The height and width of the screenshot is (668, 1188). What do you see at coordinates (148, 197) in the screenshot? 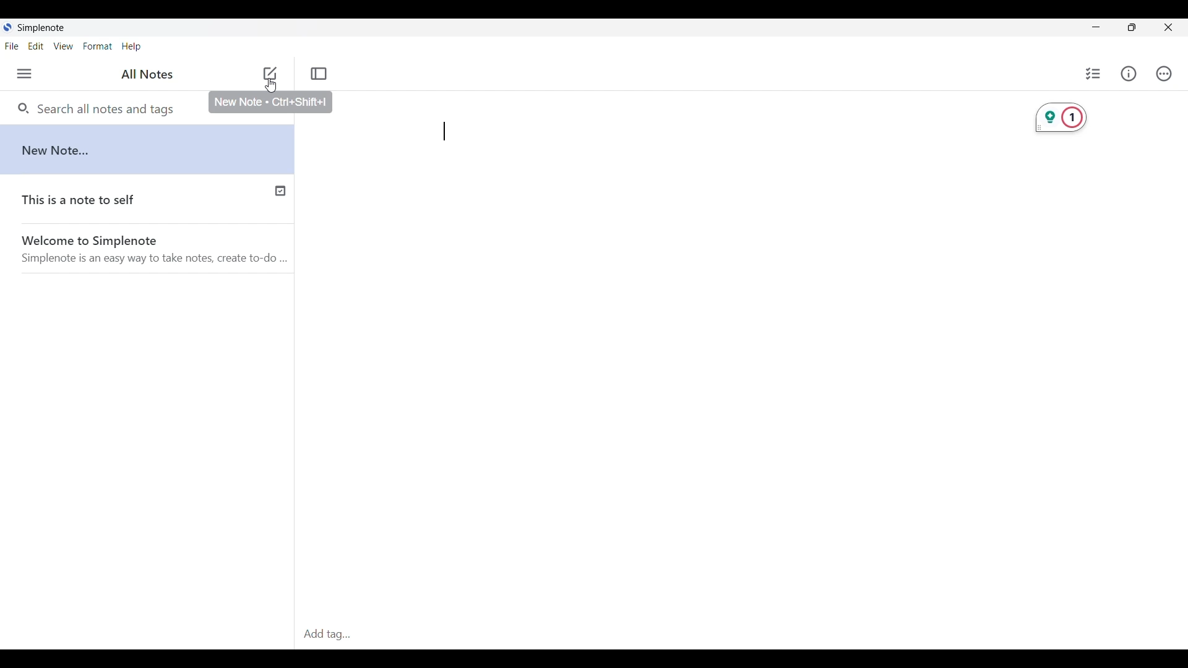
I see `This is a note to self(Published note indicated with a check icon)` at bounding box center [148, 197].